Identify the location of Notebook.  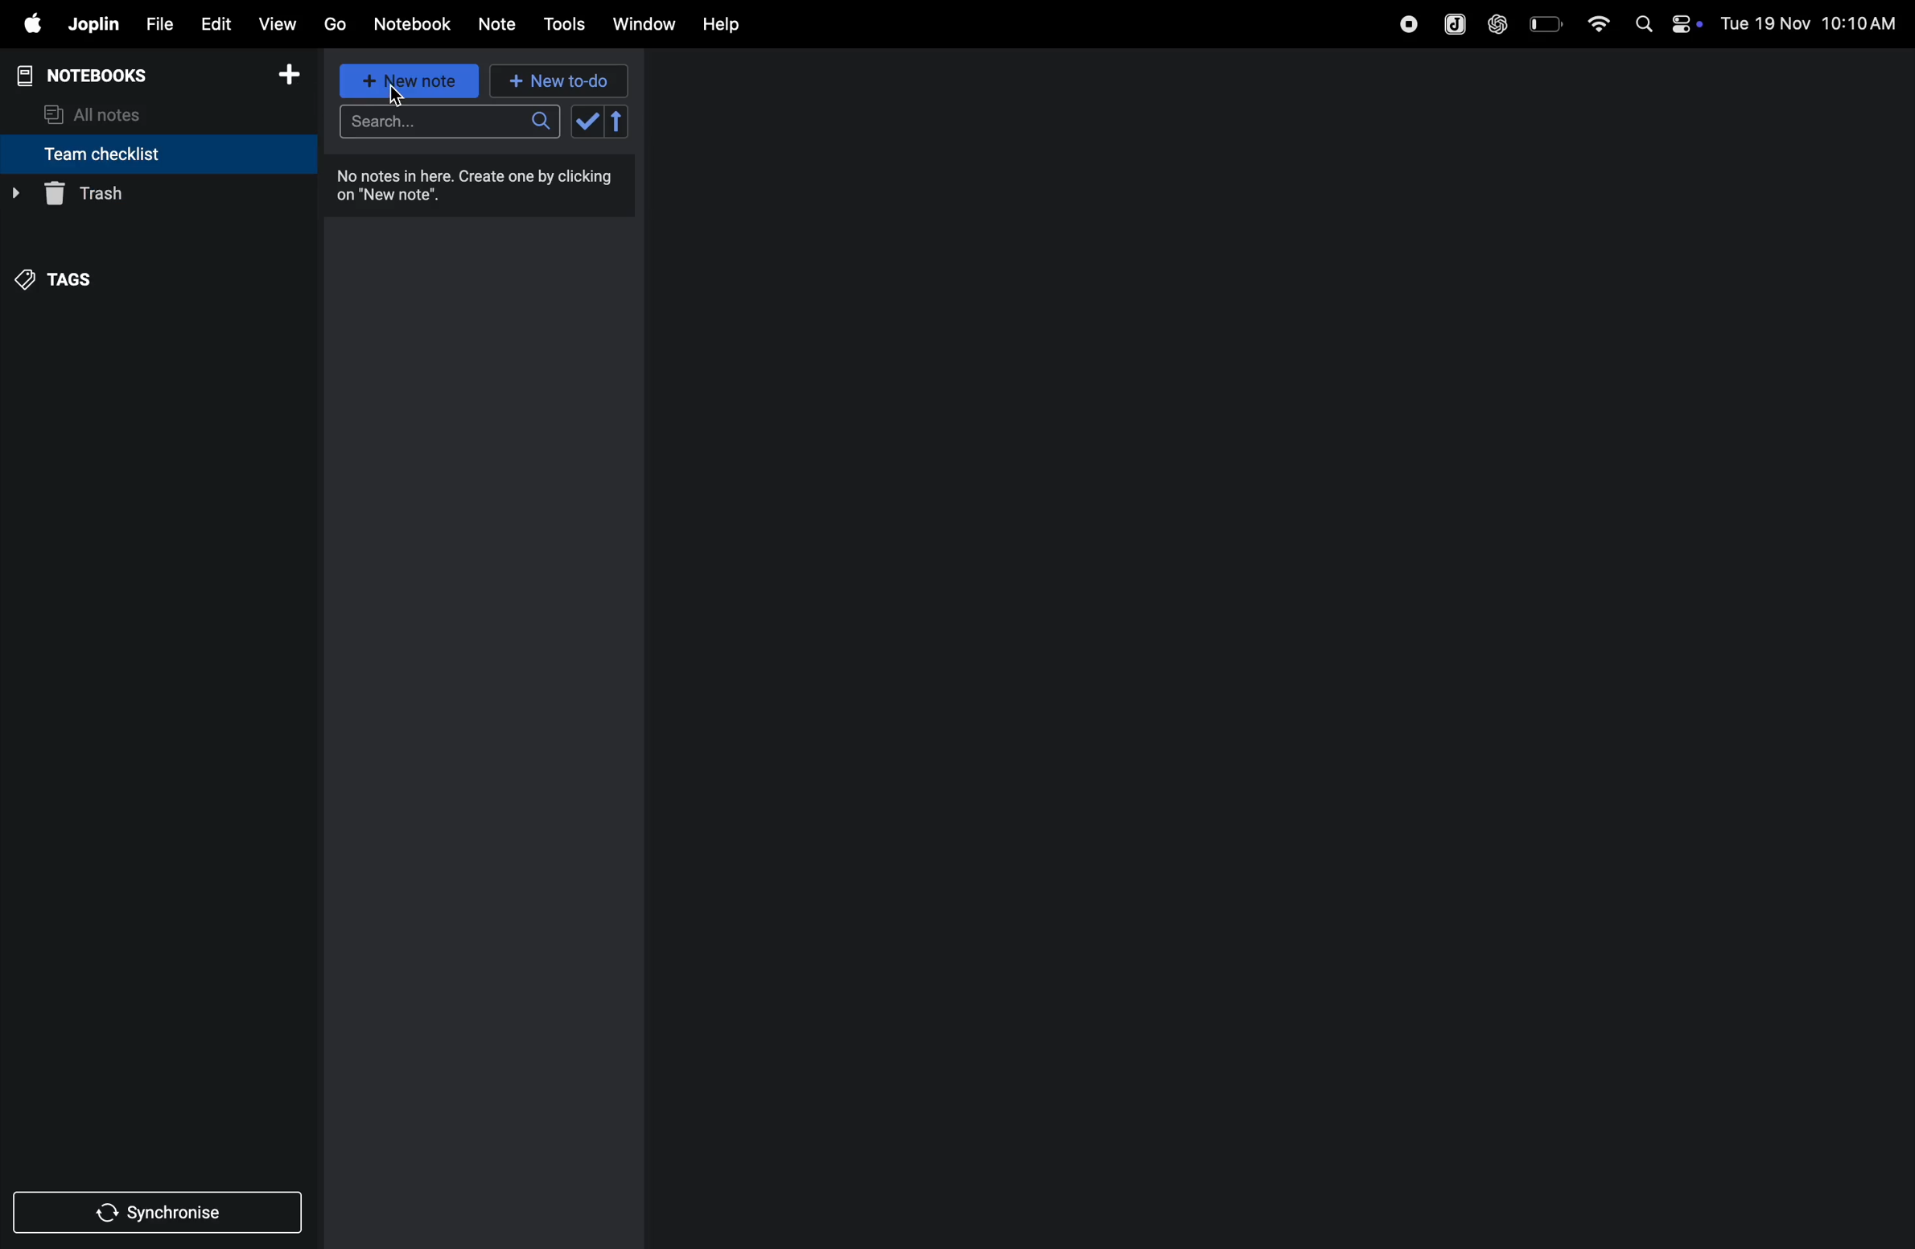
(417, 24).